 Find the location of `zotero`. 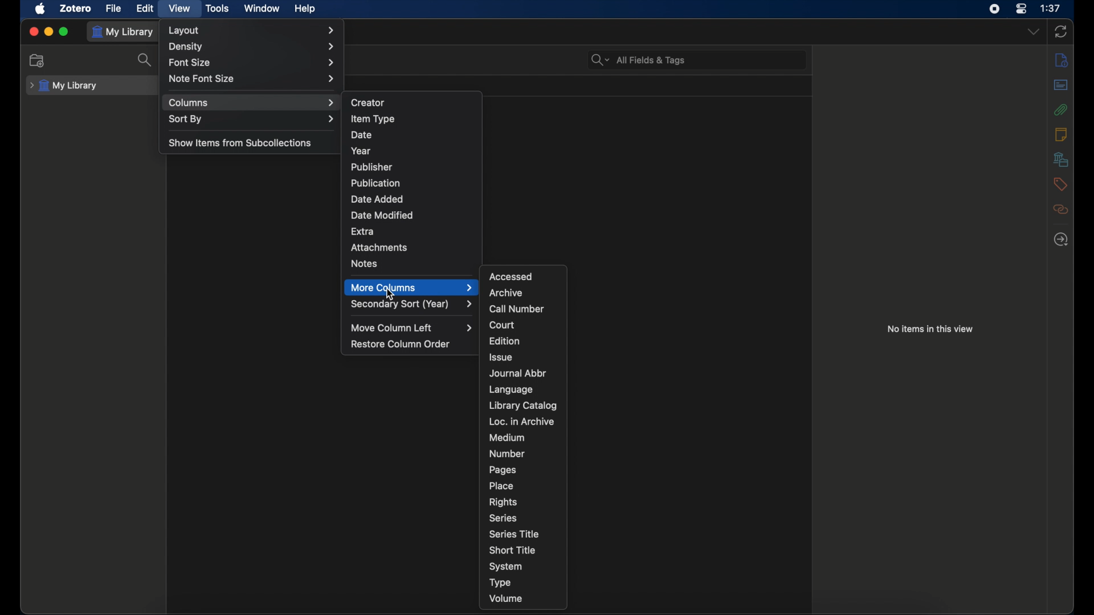

zotero is located at coordinates (76, 8).